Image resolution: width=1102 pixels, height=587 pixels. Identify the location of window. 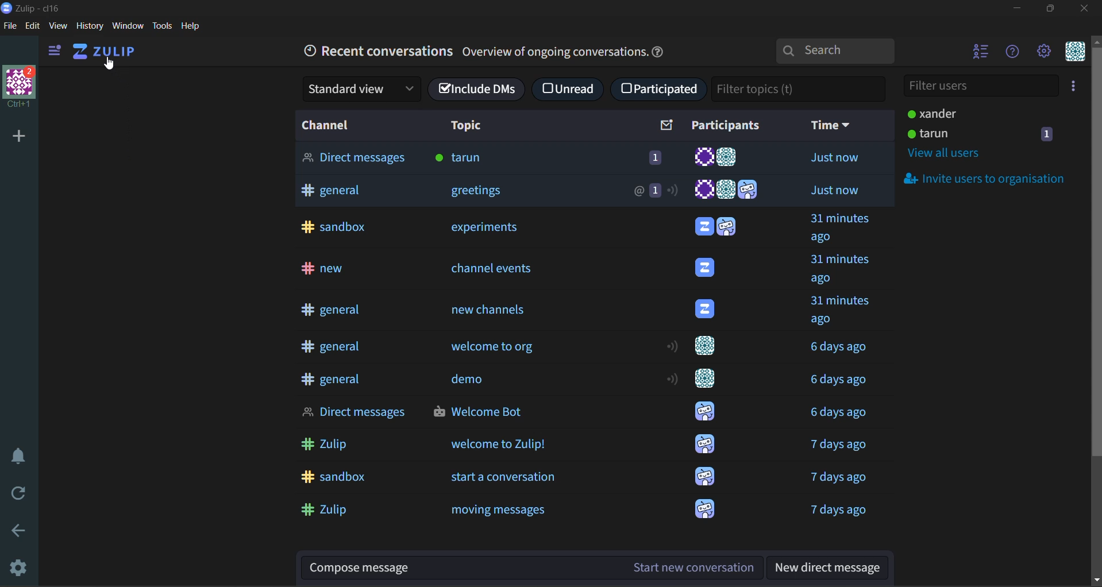
(126, 26).